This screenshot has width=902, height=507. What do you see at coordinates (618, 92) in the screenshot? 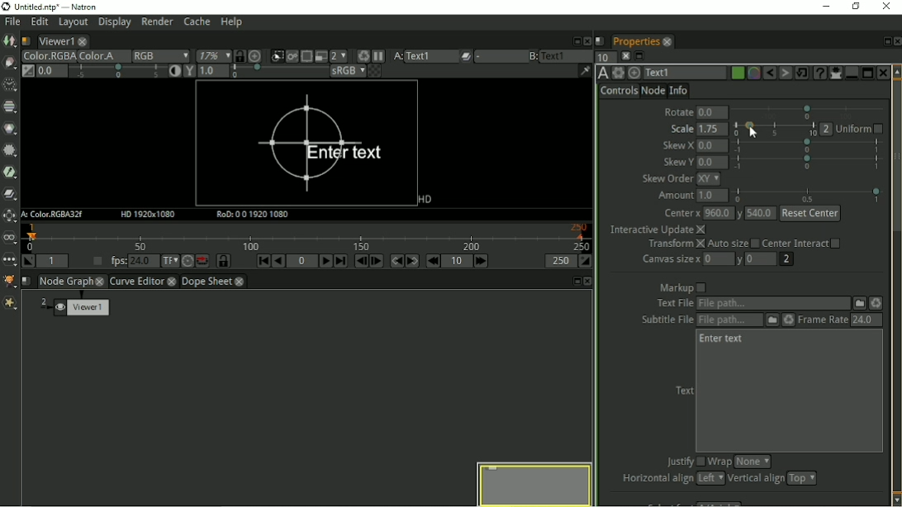
I see `Controls` at bounding box center [618, 92].